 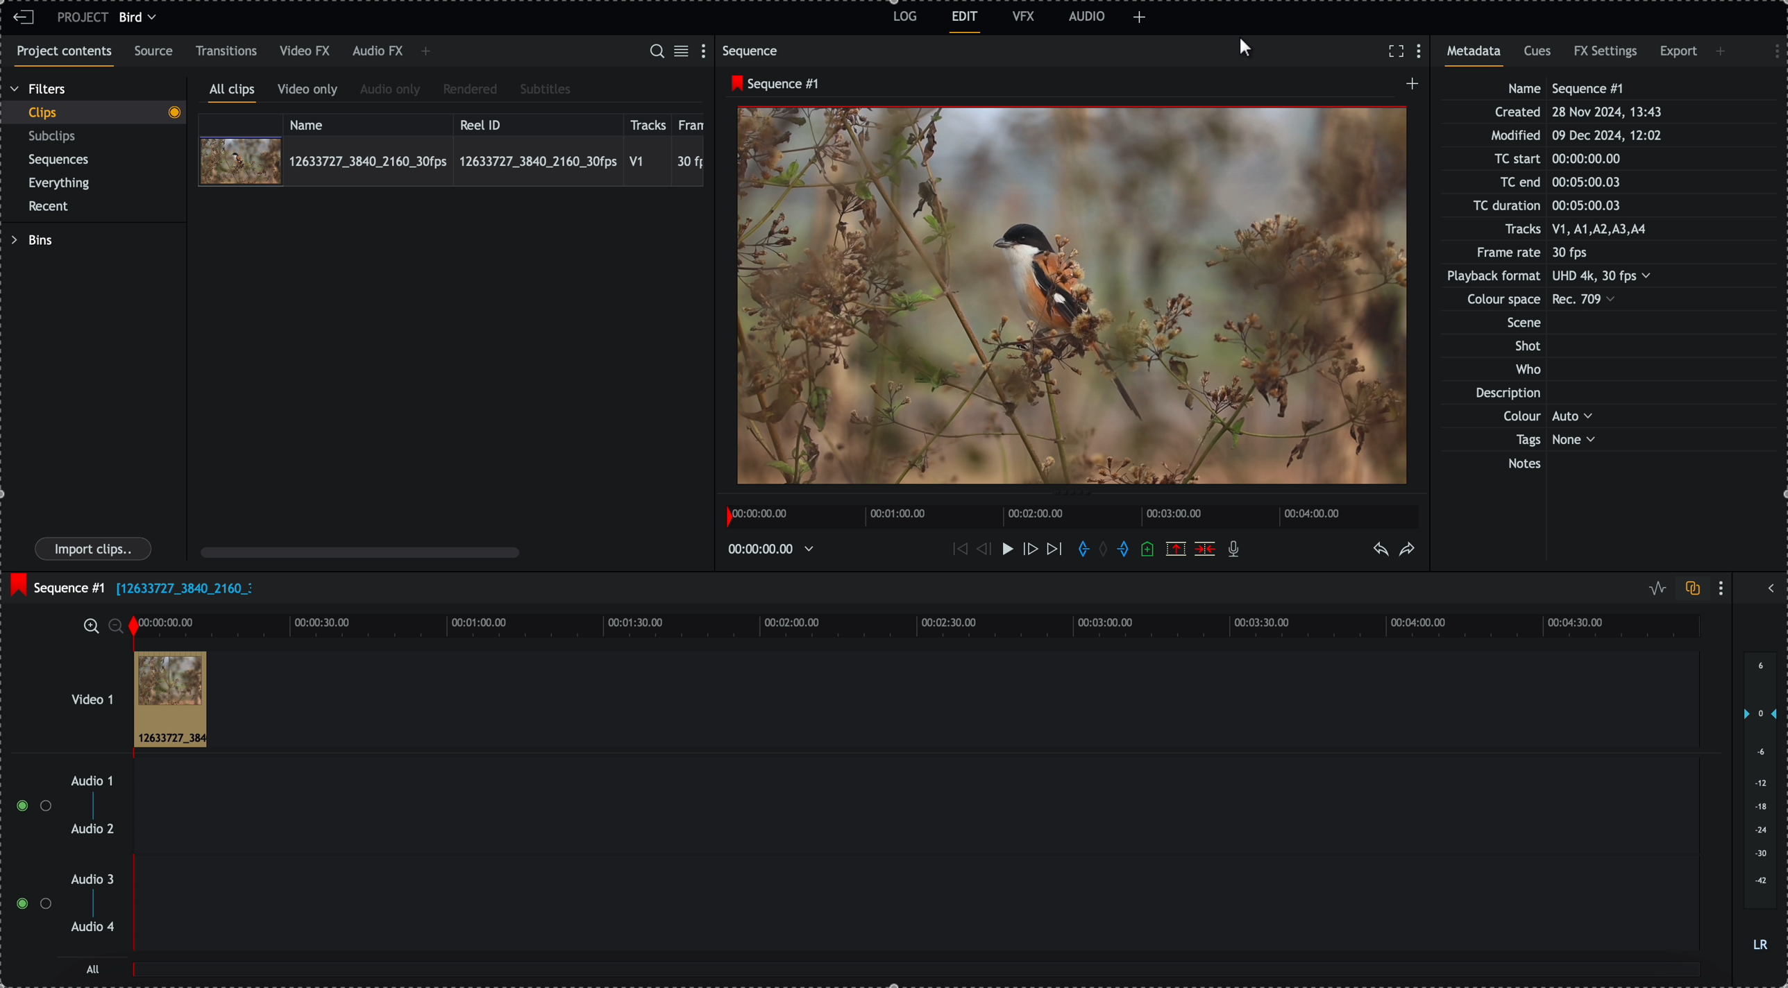 I want to click on delete/cut, so click(x=1205, y=549).